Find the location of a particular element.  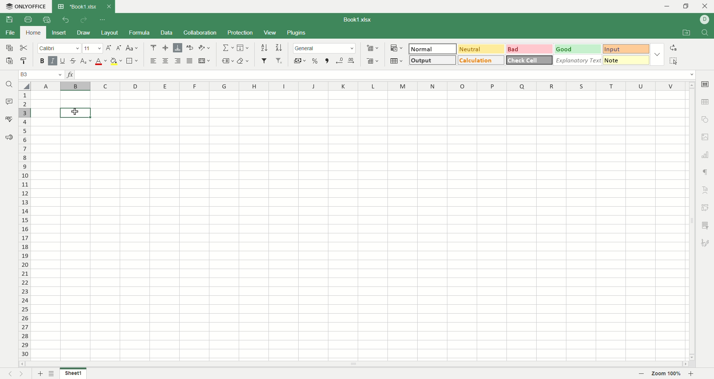

named ranges is located at coordinates (226, 61).